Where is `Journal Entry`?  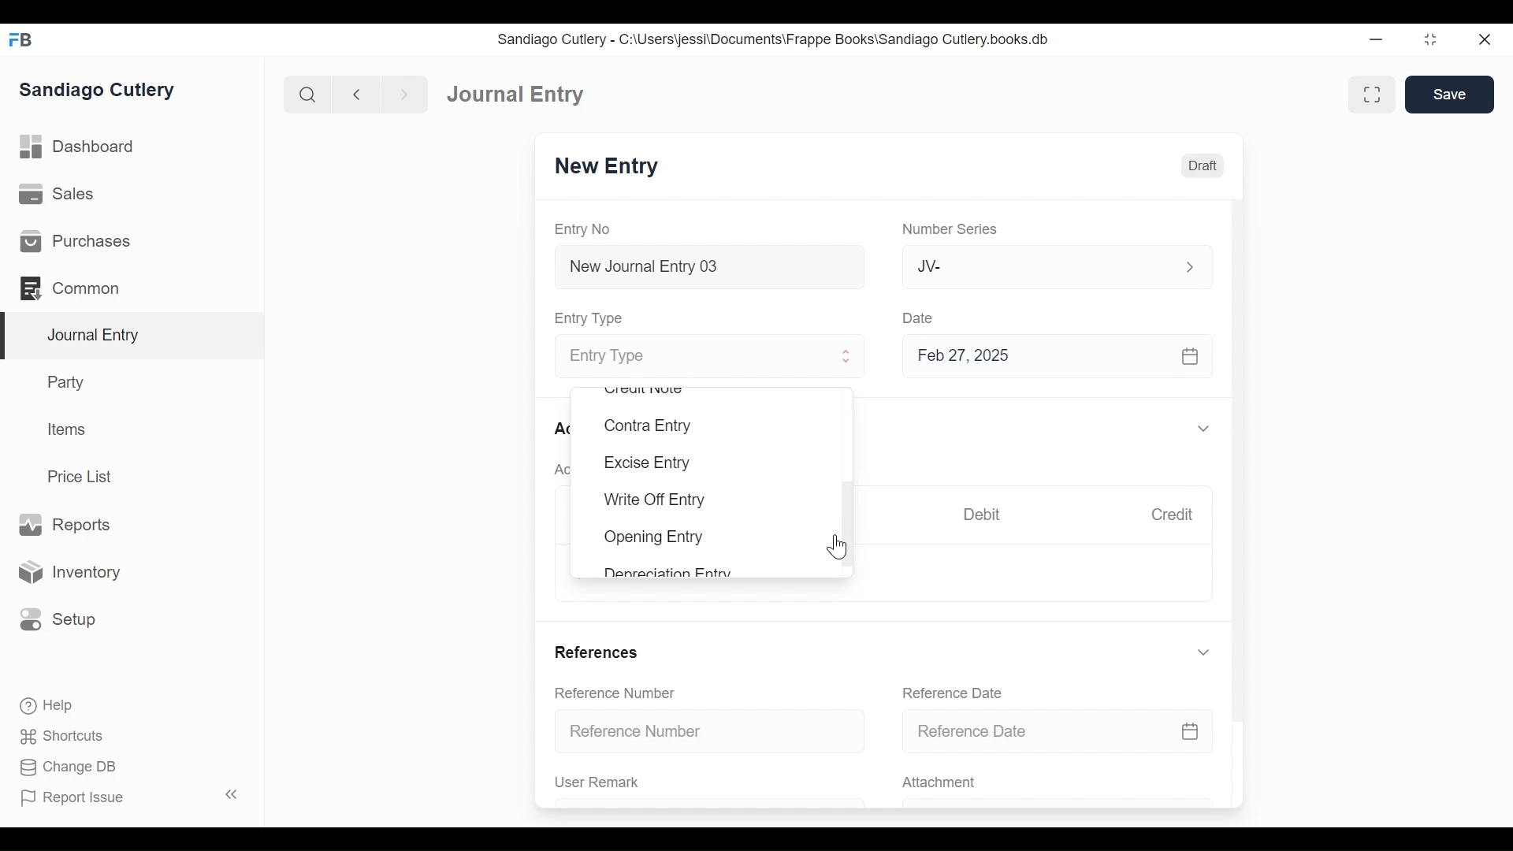 Journal Entry is located at coordinates (129, 336).